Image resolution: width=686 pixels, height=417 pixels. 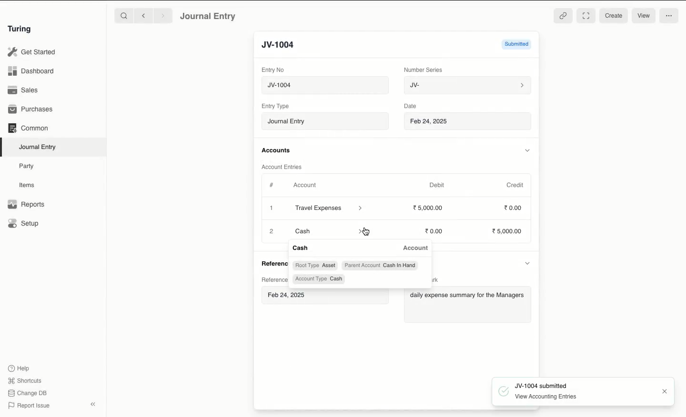 I want to click on New Journal Entry 01, so click(x=324, y=85).